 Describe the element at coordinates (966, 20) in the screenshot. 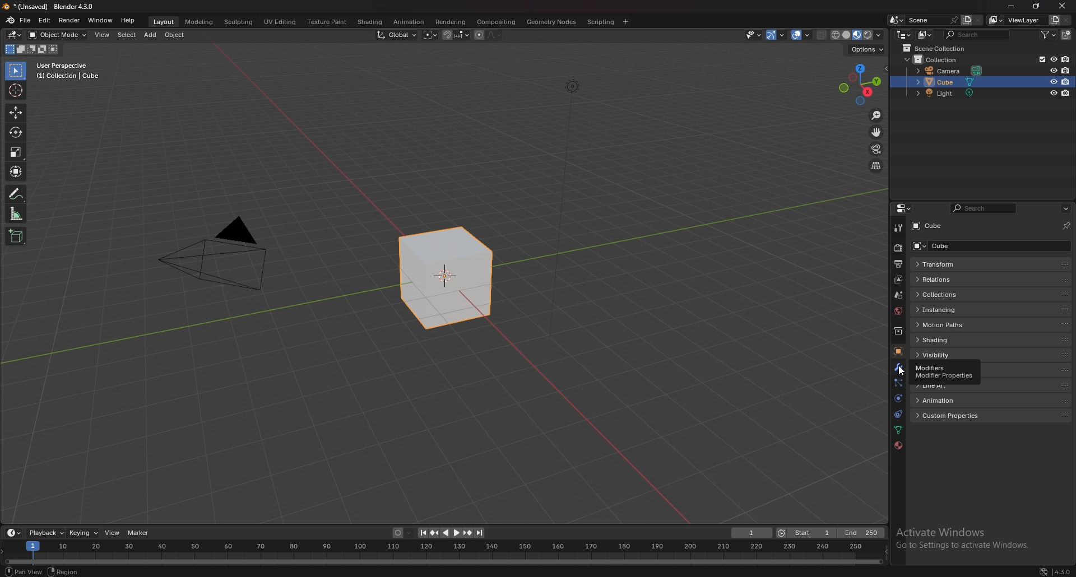

I see `add scene` at that location.